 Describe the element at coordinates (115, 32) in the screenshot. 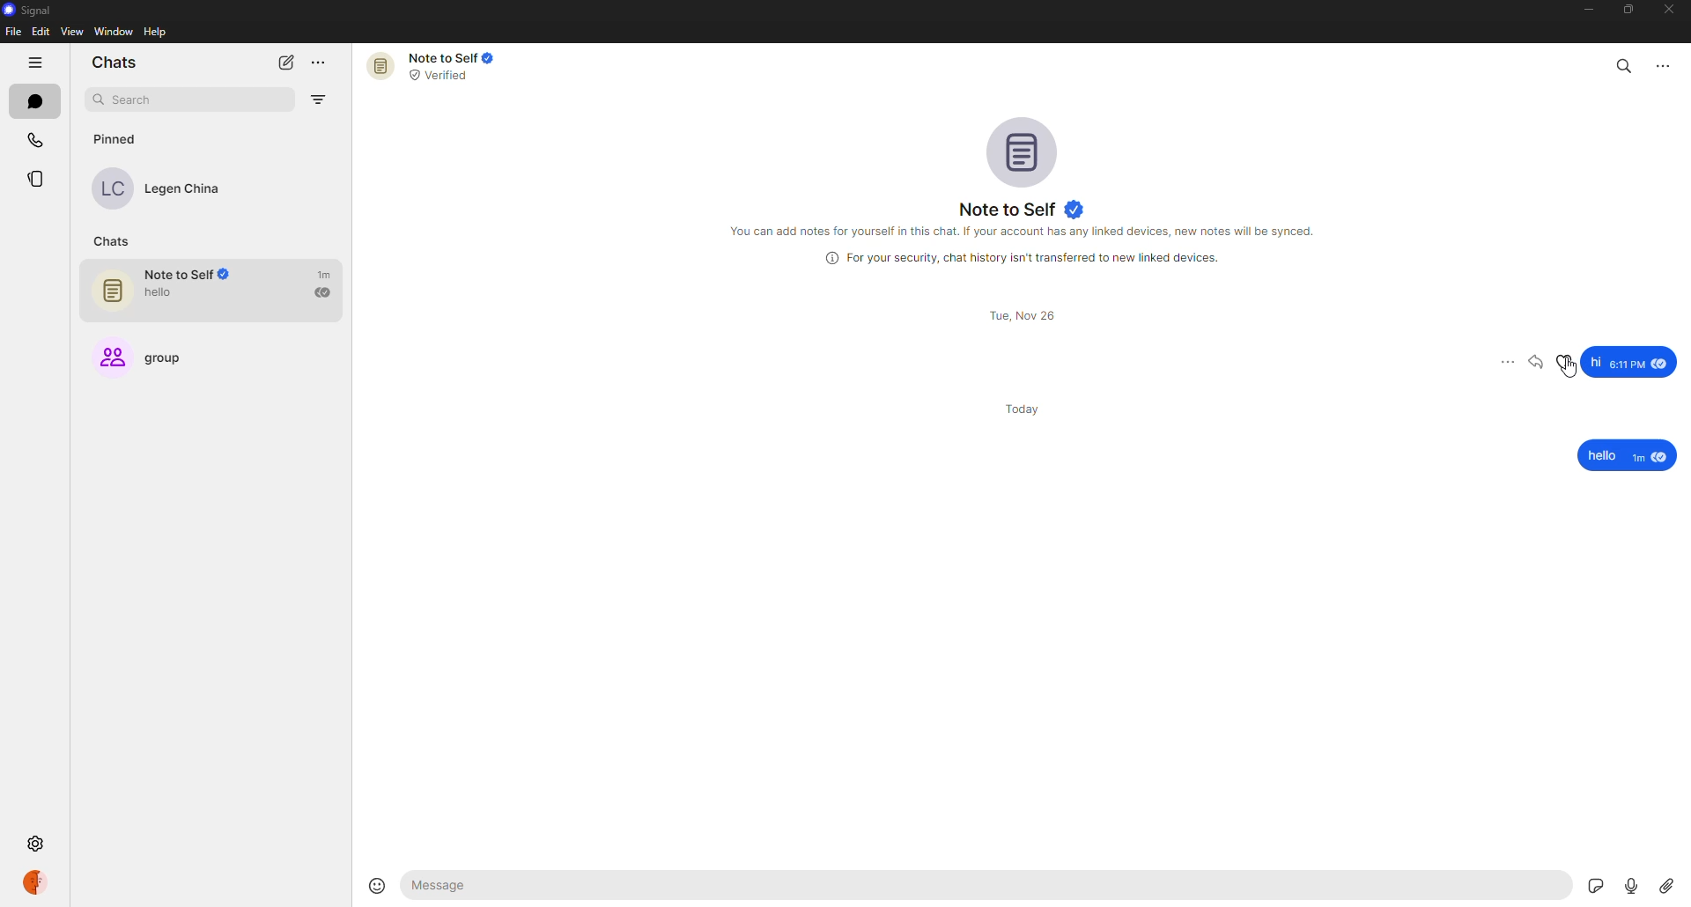

I see `window` at that location.